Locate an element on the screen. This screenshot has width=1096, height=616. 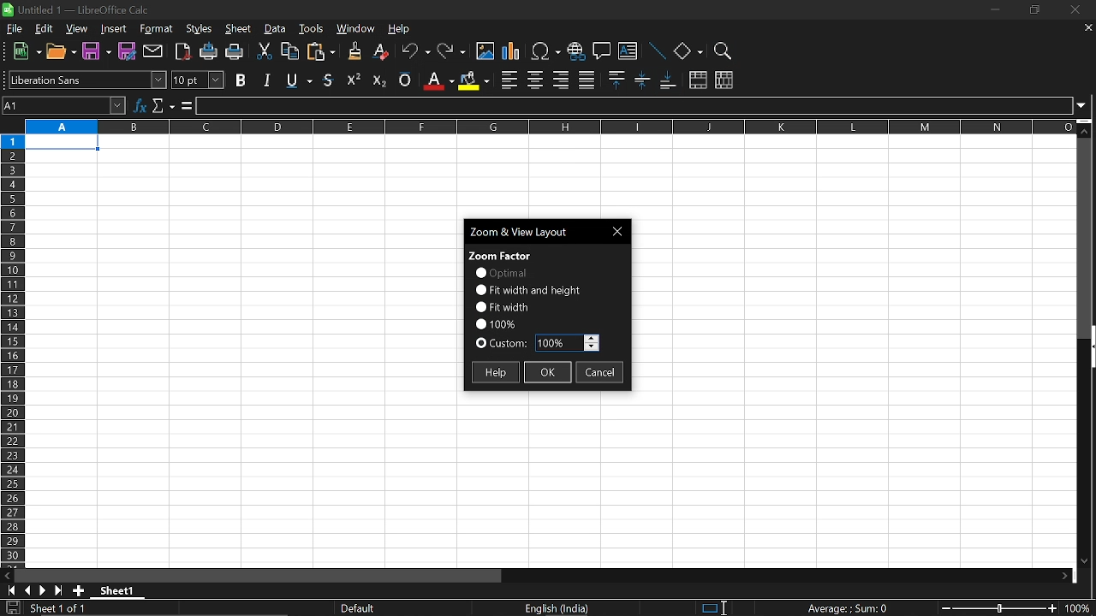
format is located at coordinates (156, 30).